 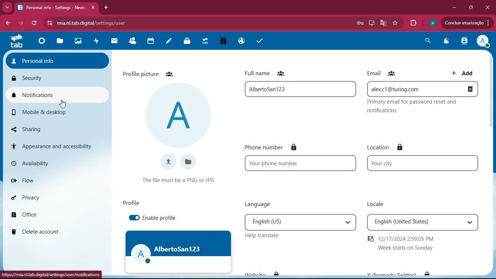 What do you see at coordinates (454, 8) in the screenshot?
I see `minimize` at bounding box center [454, 8].